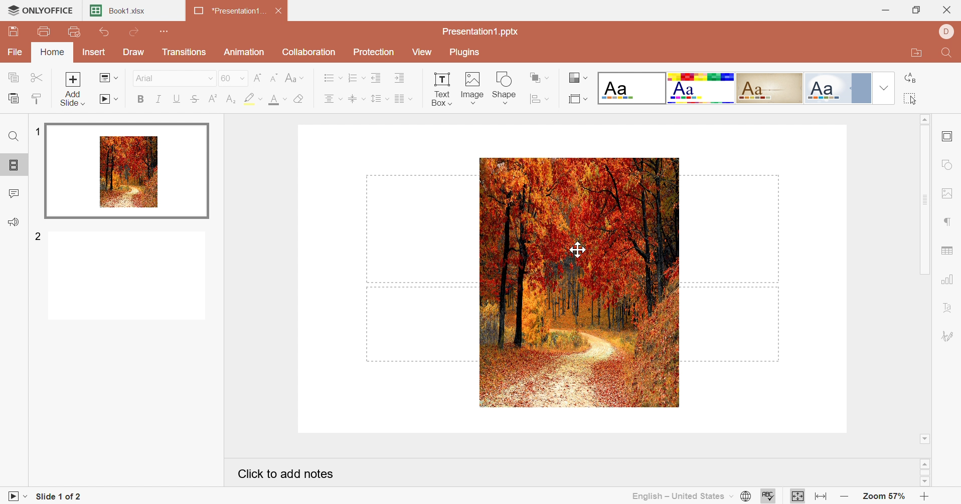 The height and width of the screenshot is (504, 961). Describe the element at coordinates (838, 88) in the screenshot. I see `Official` at that location.